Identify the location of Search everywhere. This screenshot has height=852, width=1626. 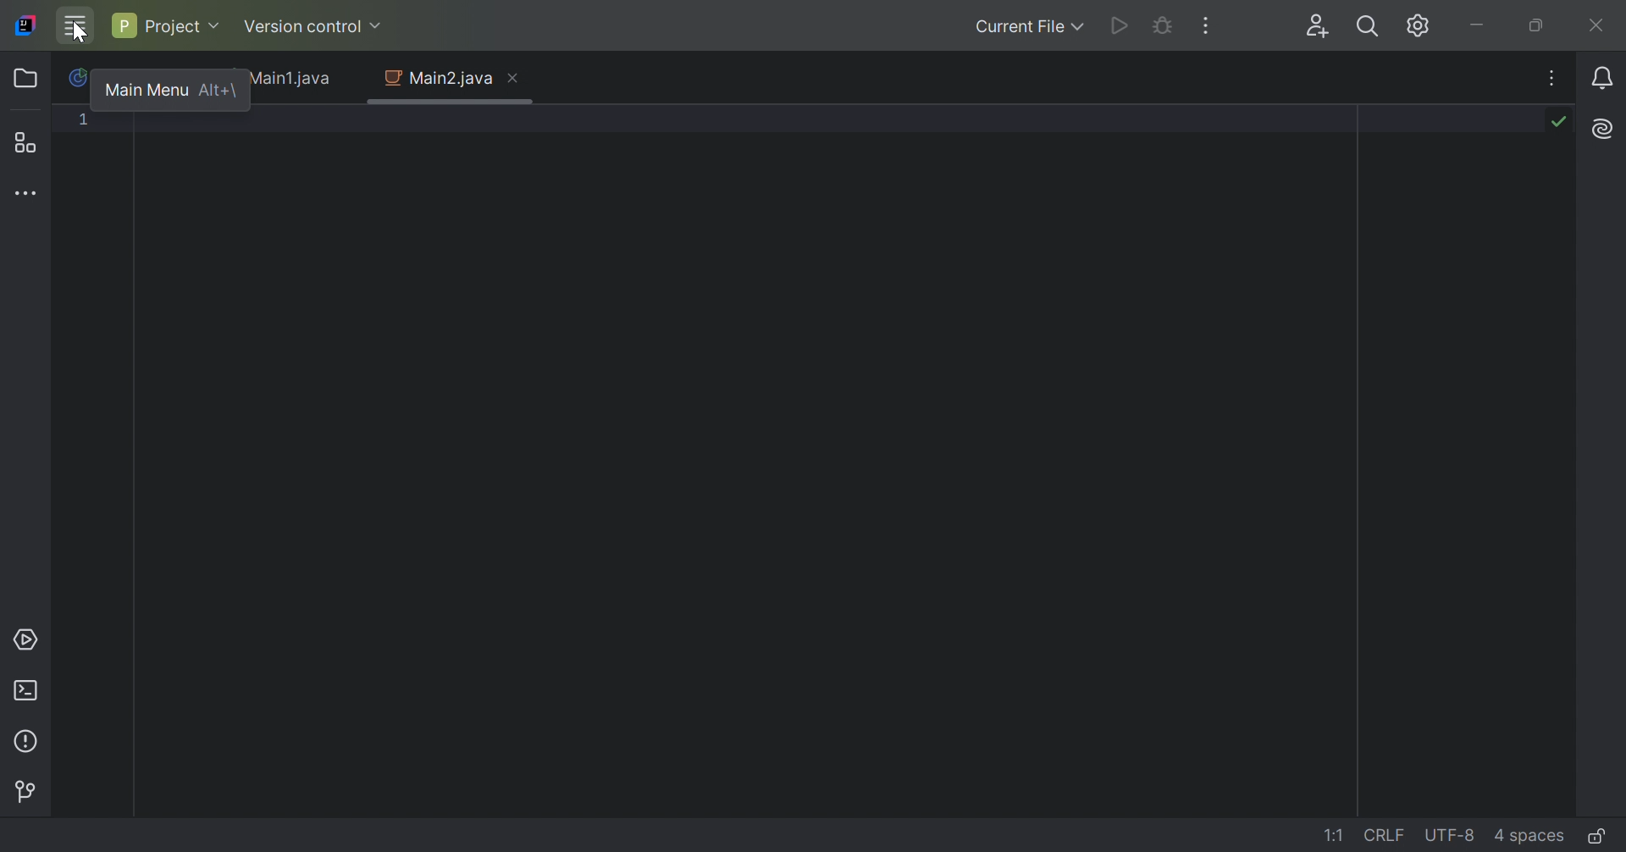
(1366, 29).